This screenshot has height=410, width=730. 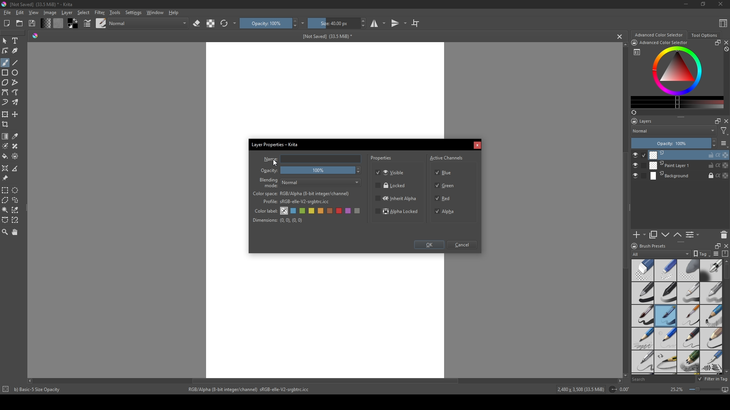 What do you see at coordinates (415, 23) in the screenshot?
I see `crop` at bounding box center [415, 23].